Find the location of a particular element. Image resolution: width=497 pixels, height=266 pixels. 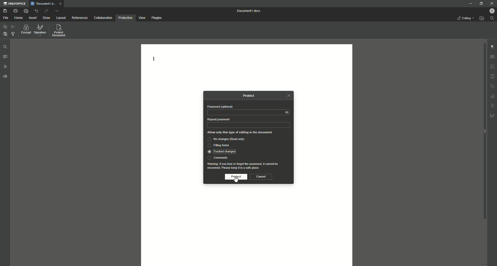

Profile is located at coordinates (491, 11).